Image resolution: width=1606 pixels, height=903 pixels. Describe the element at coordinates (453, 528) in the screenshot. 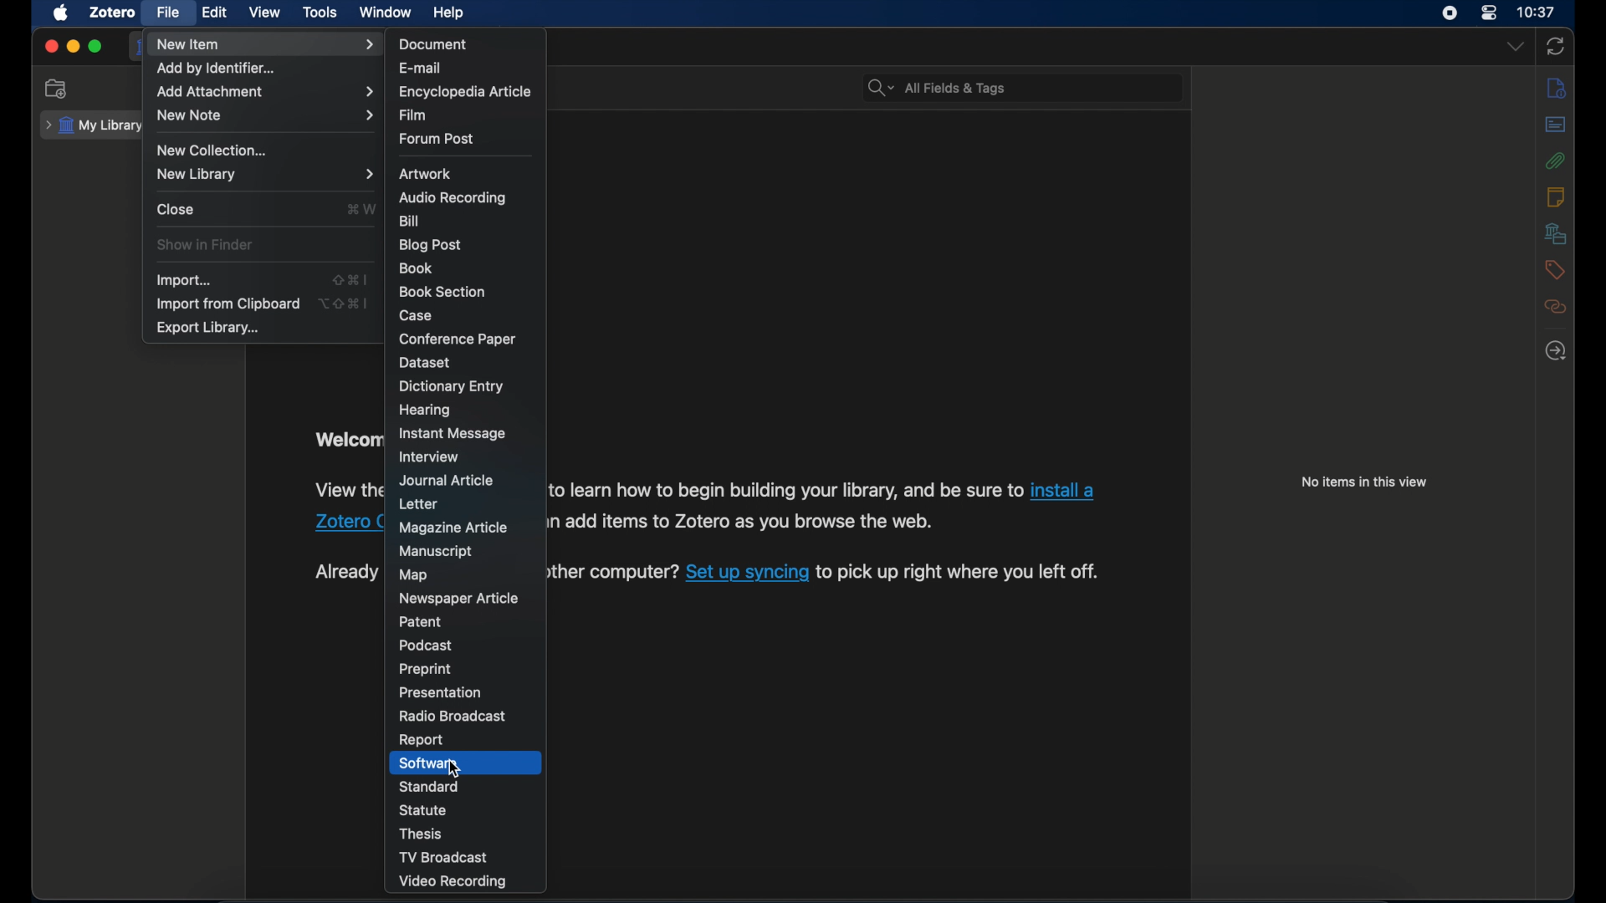

I see `magazine article` at that location.